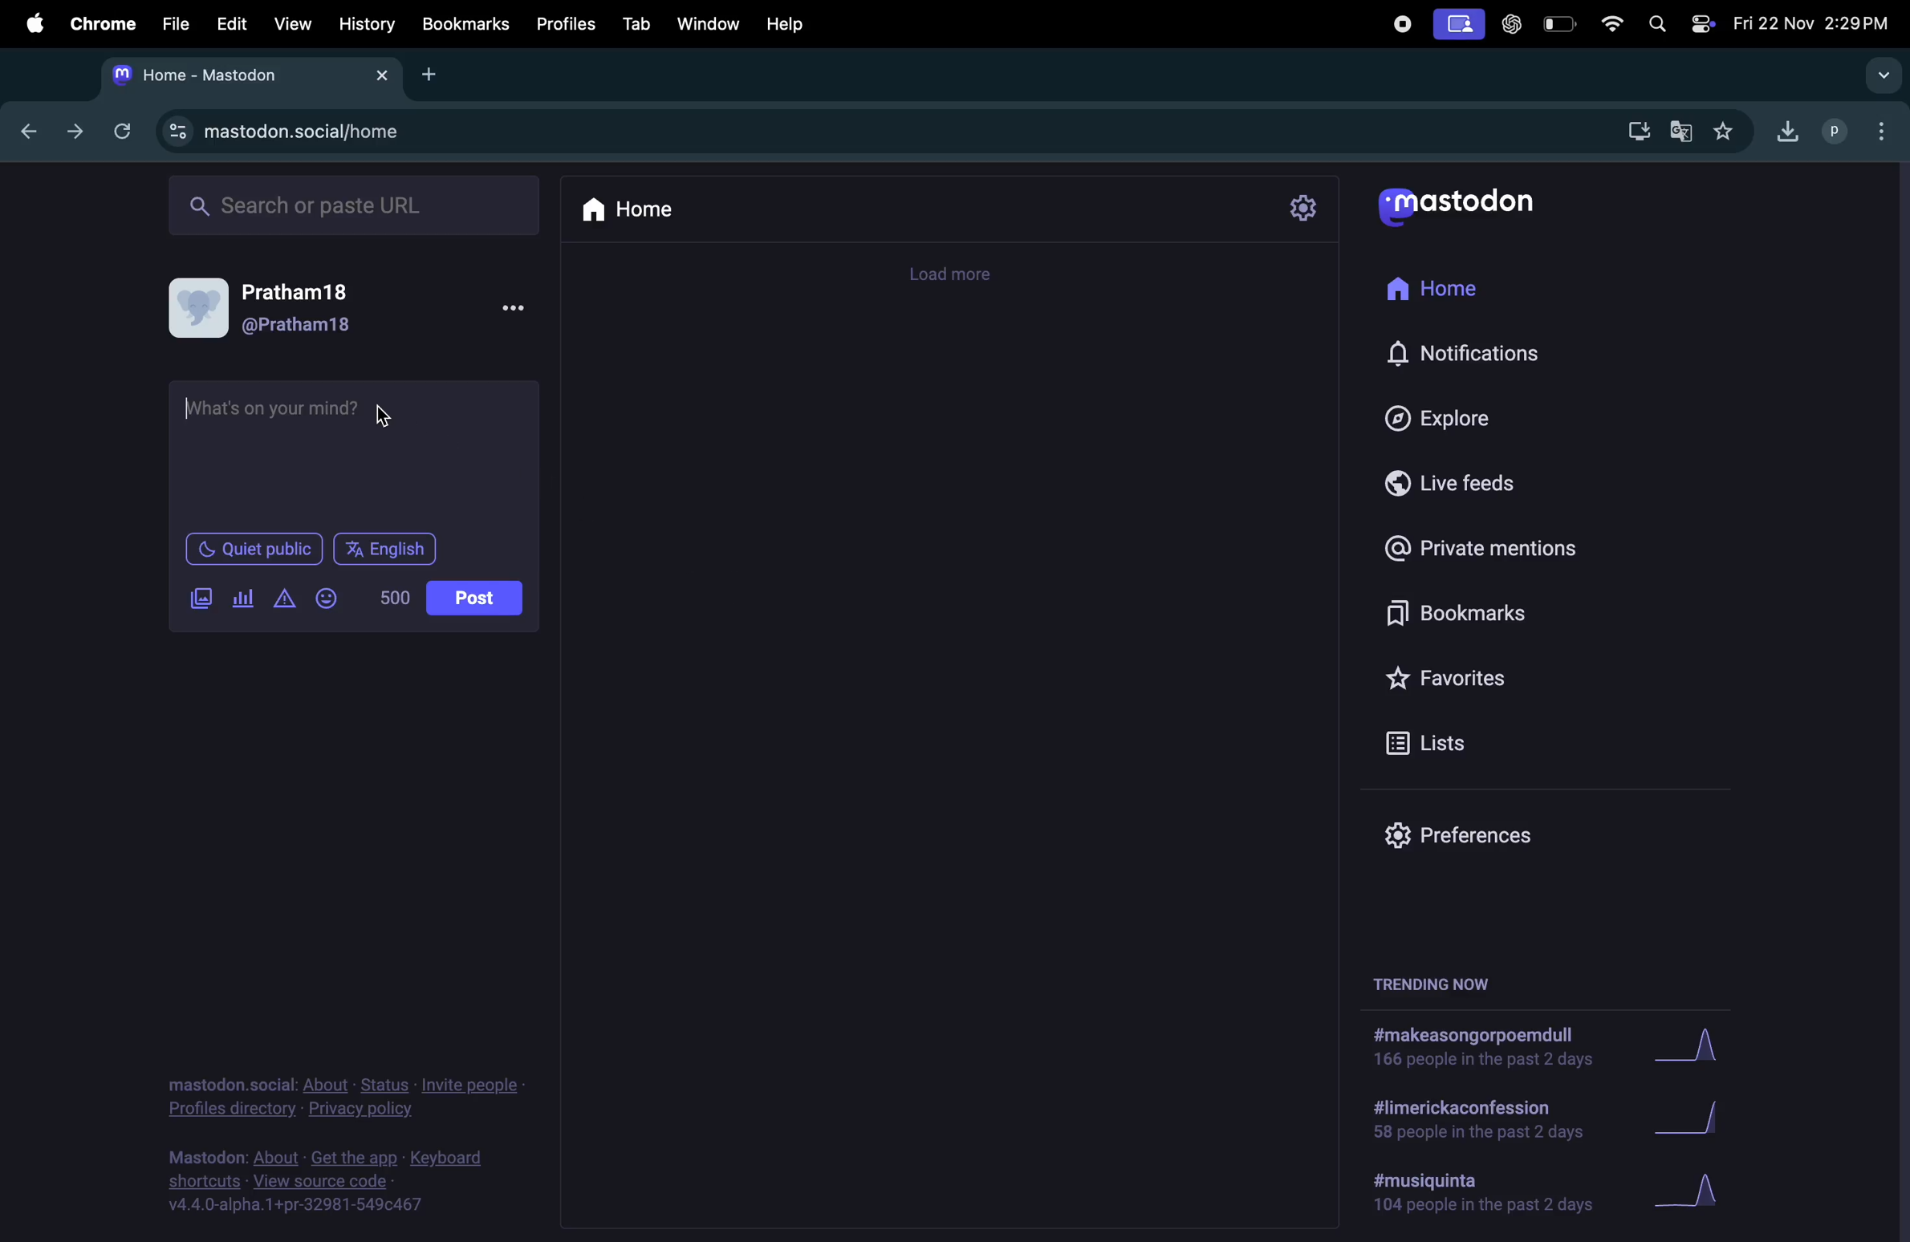 Image resolution: width=1910 pixels, height=1242 pixels. Describe the element at coordinates (122, 132) in the screenshot. I see `refresh` at that location.